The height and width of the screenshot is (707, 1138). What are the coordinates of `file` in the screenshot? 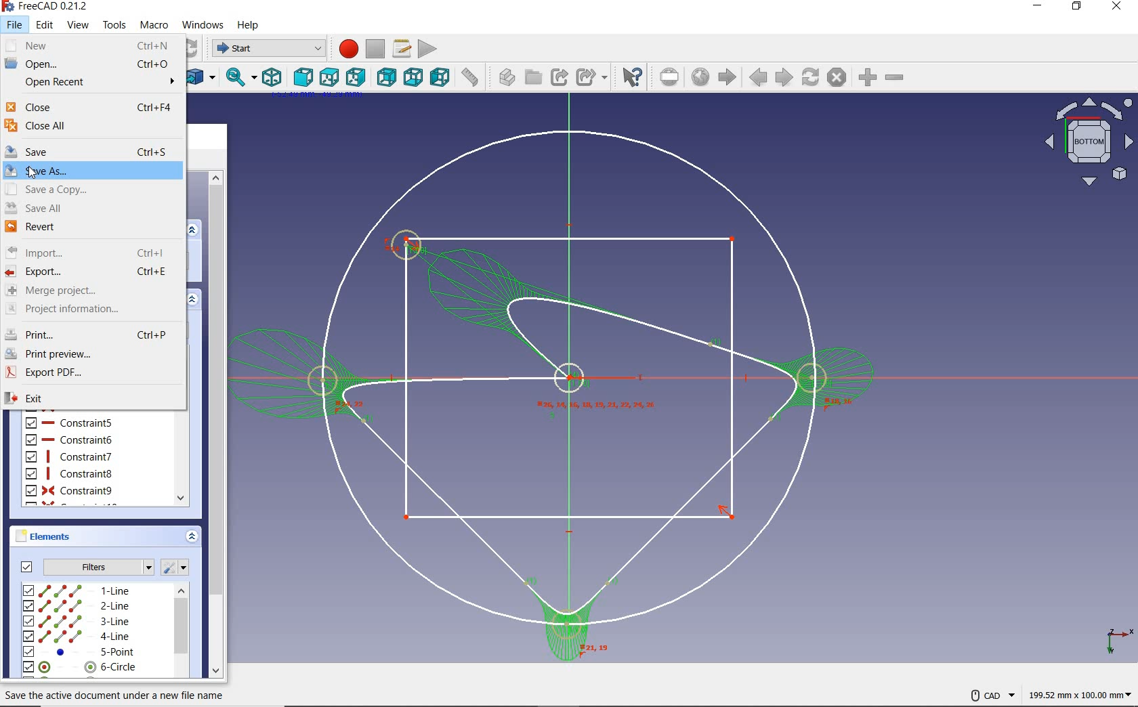 It's located at (15, 24).